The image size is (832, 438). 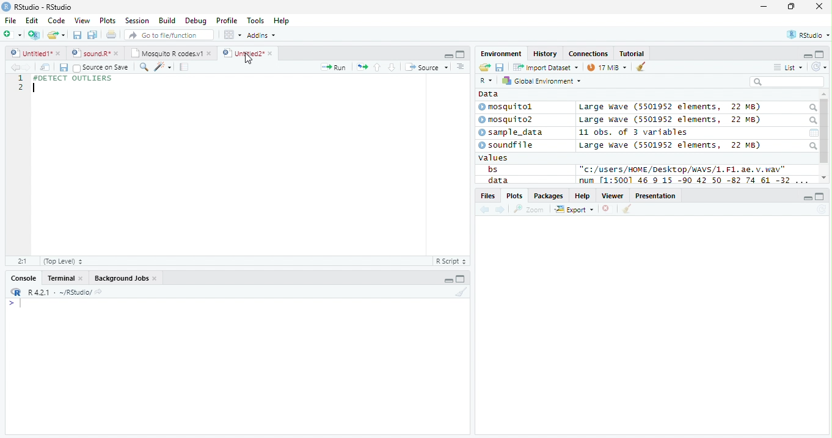 What do you see at coordinates (633, 132) in the screenshot?
I see `11 obs. of 3 variables` at bounding box center [633, 132].